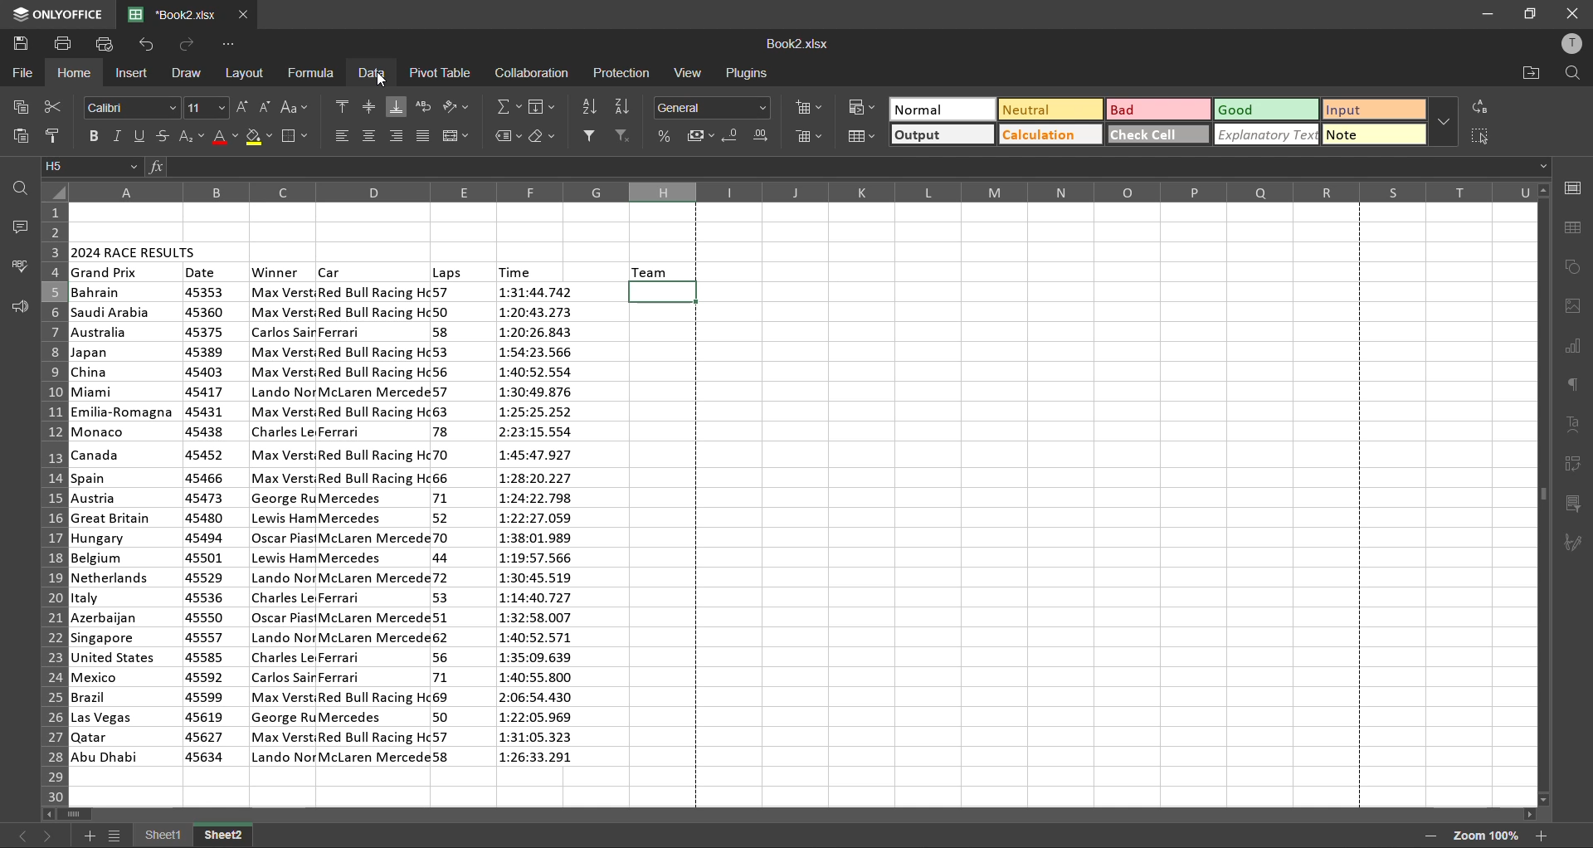 The width and height of the screenshot is (1593, 848). Describe the element at coordinates (295, 110) in the screenshot. I see `change case` at that location.